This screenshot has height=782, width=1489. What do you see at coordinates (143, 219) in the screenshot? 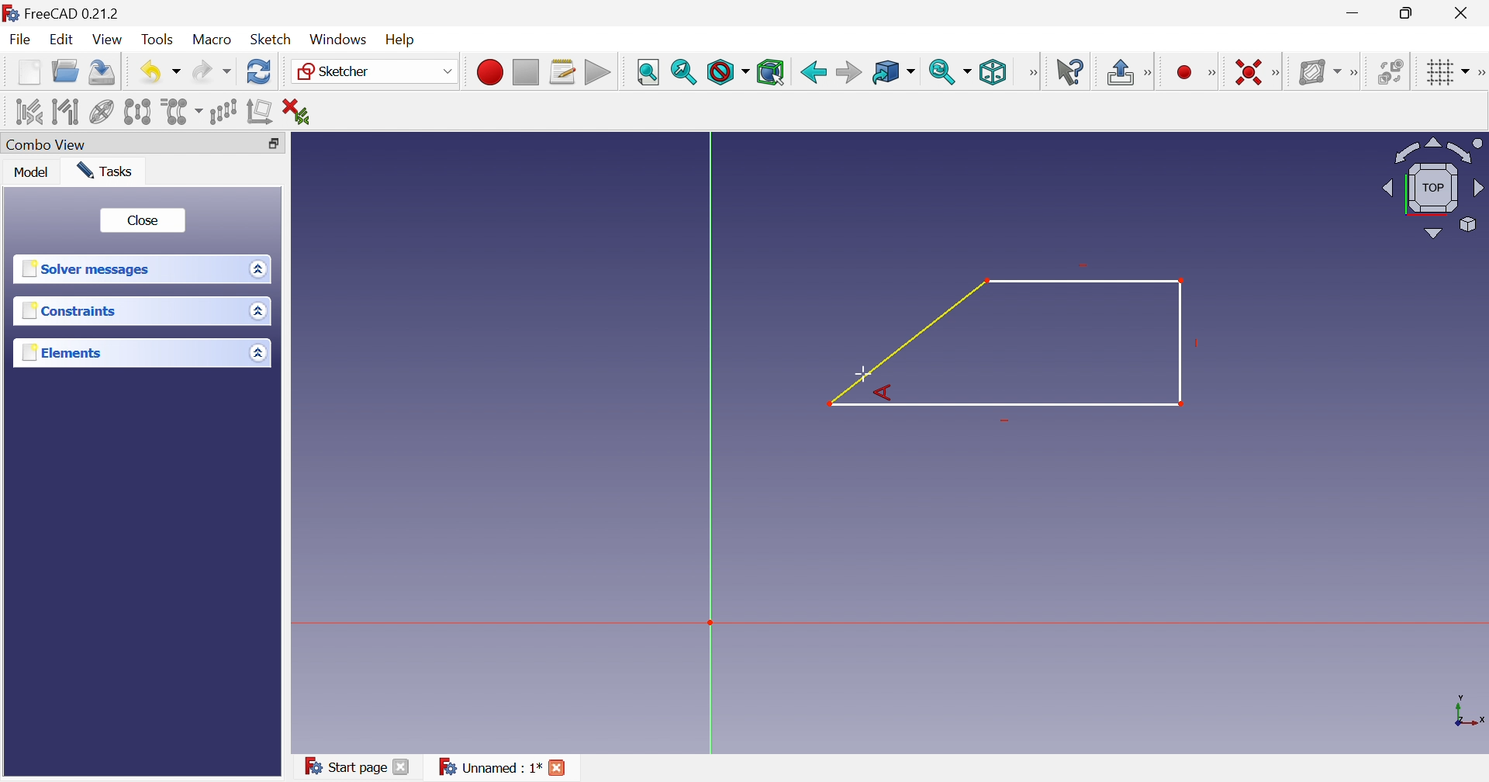
I see `Close` at bounding box center [143, 219].